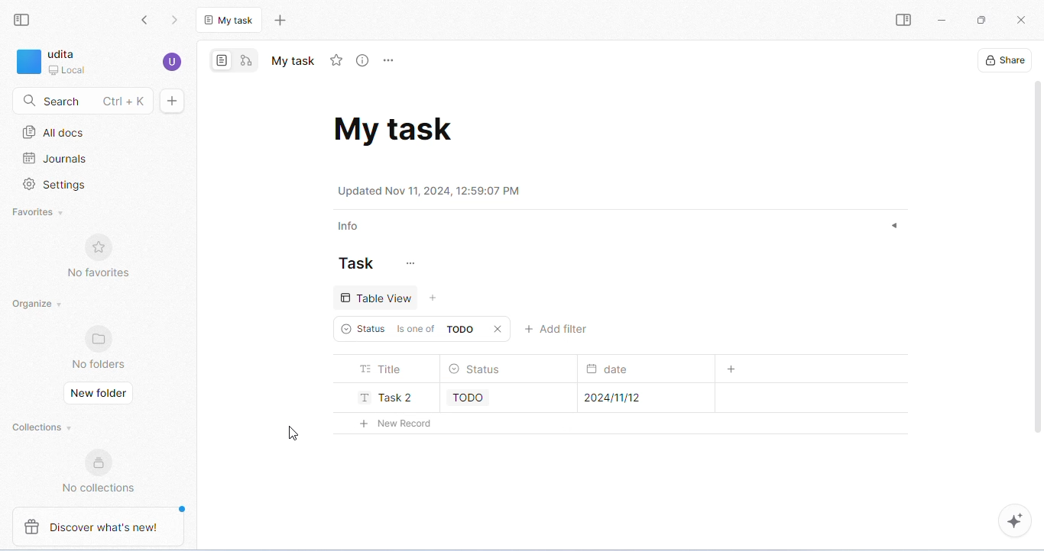 This screenshot has width=1044, height=551. Describe the element at coordinates (469, 396) in the screenshot. I see `todo` at that location.